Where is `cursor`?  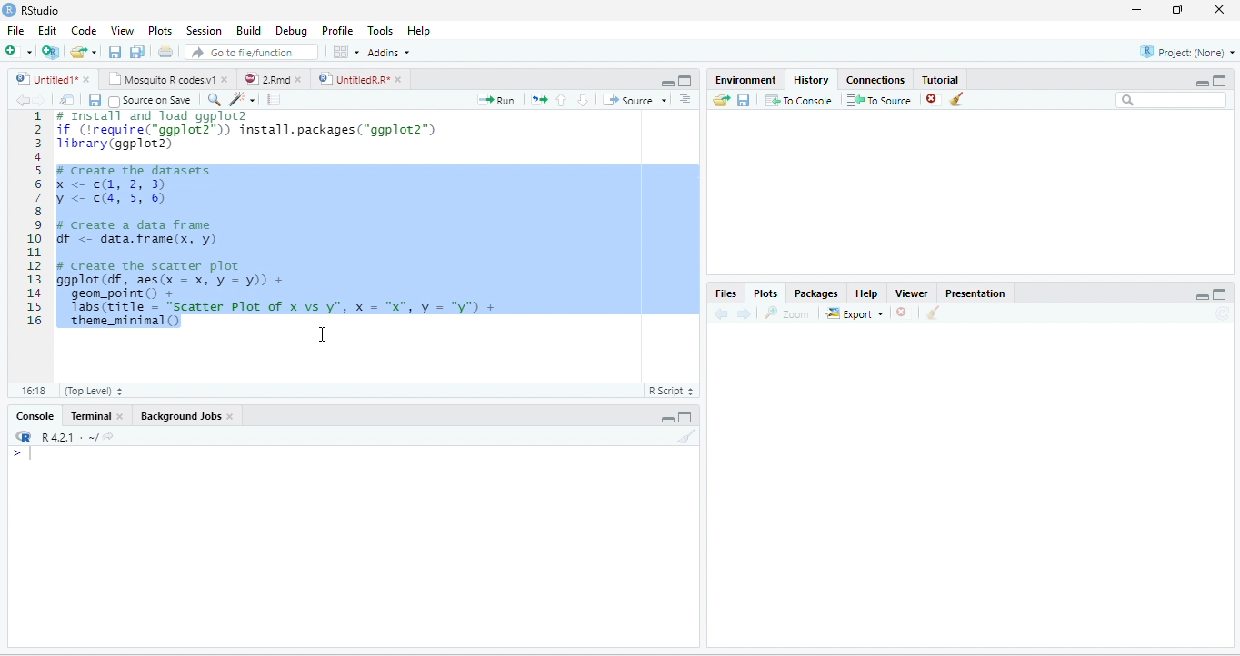 cursor is located at coordinates (322, 333).